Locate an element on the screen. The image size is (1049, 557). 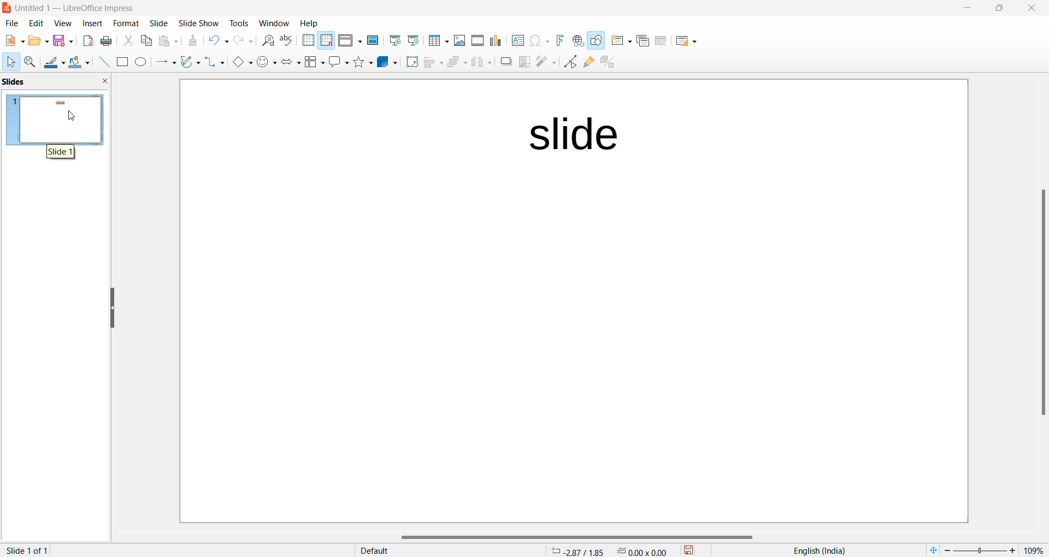
Show glue point function is located at coordinates (588, 62).